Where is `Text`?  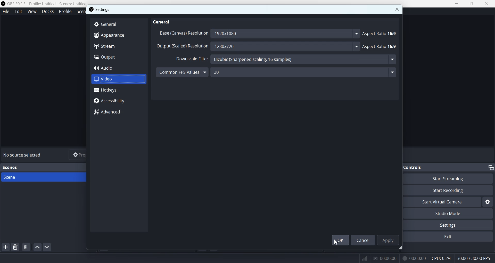
Text is located at coordinates (11, 167).